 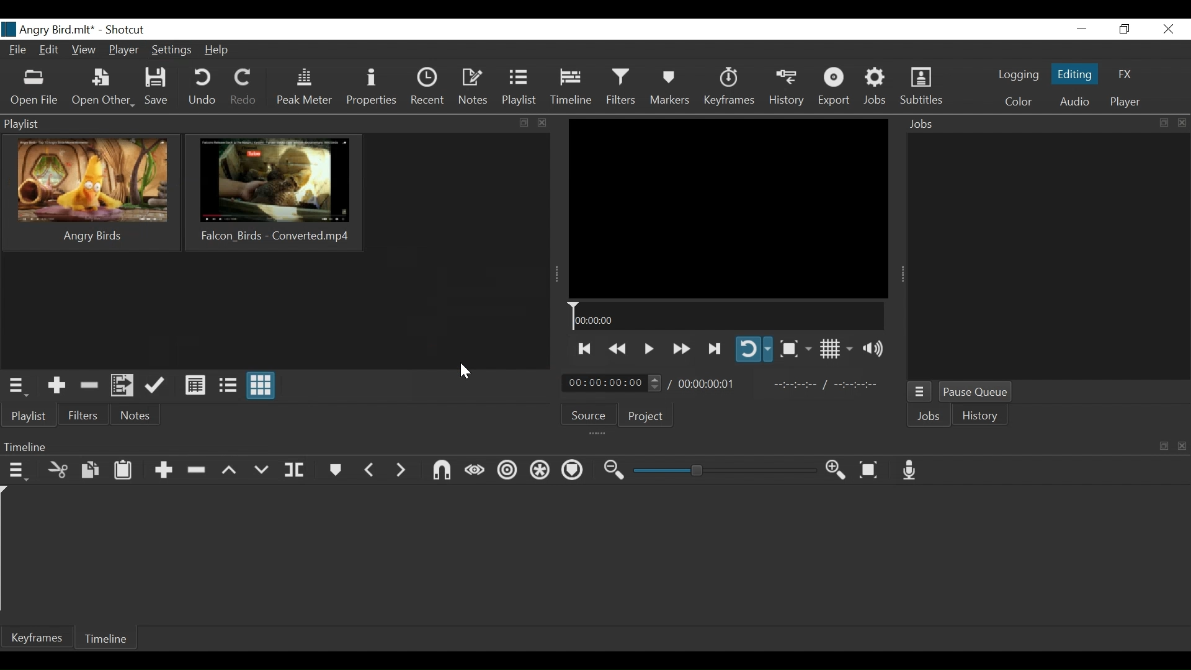 I want to click on Zoom Slider, so click(x=724, y=470).